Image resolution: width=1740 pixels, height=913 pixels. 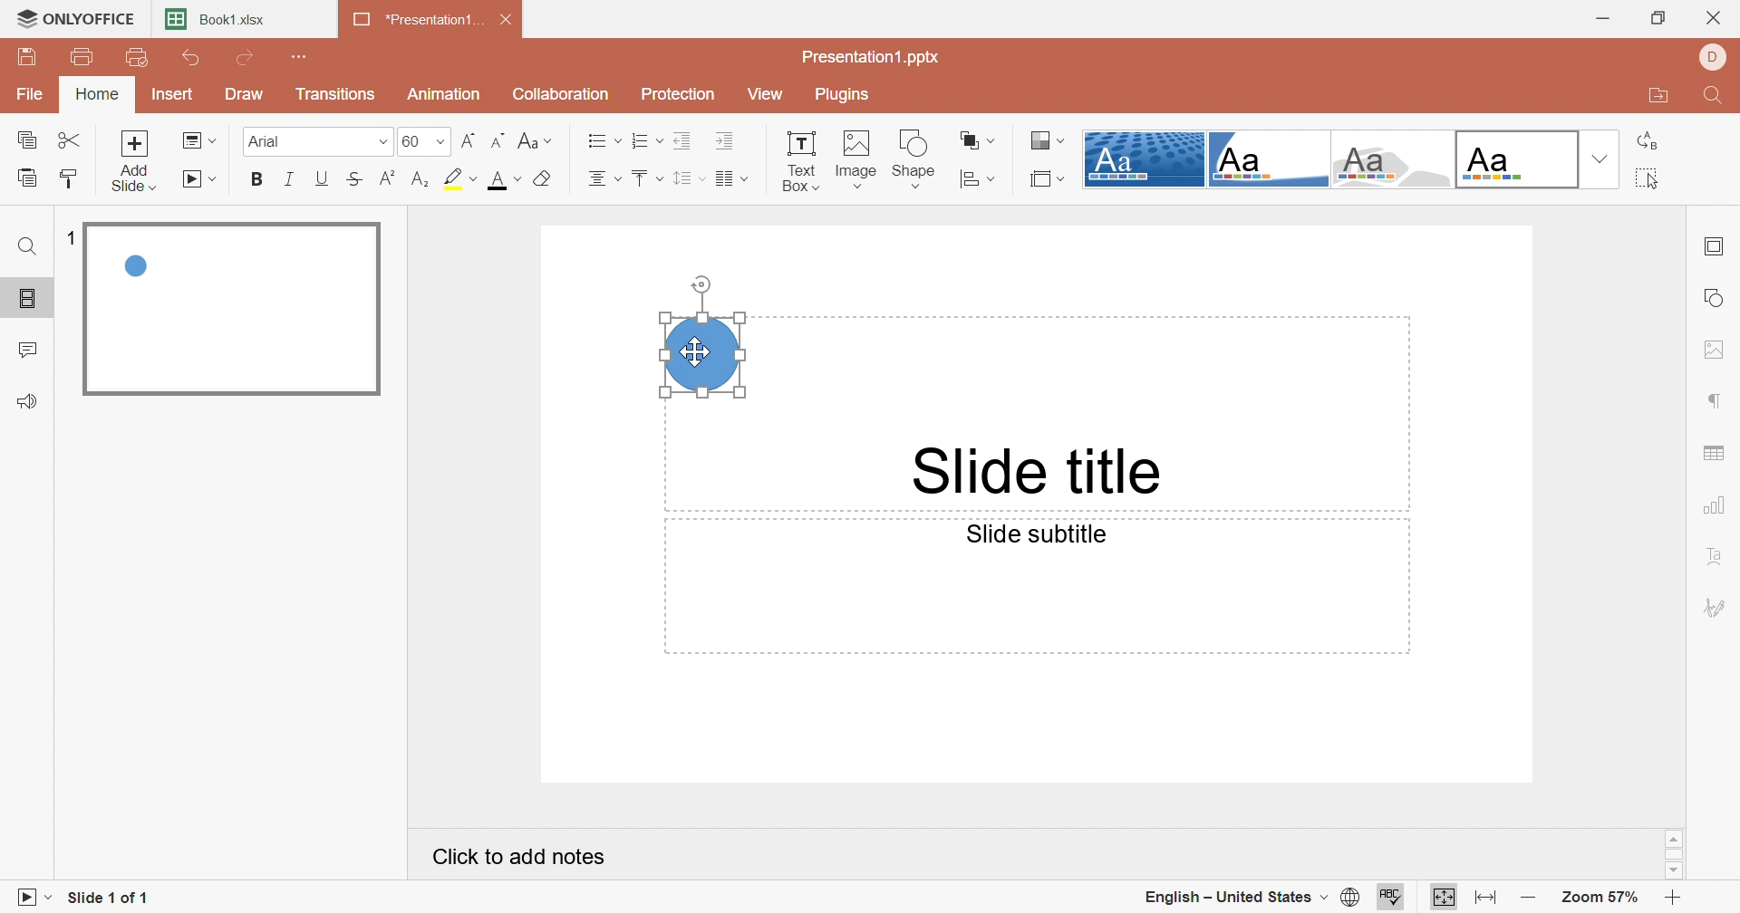 What do you see at coordinates (134, 160) in the screenshot?
I see `Add slide` at bounding box center [134, 160].